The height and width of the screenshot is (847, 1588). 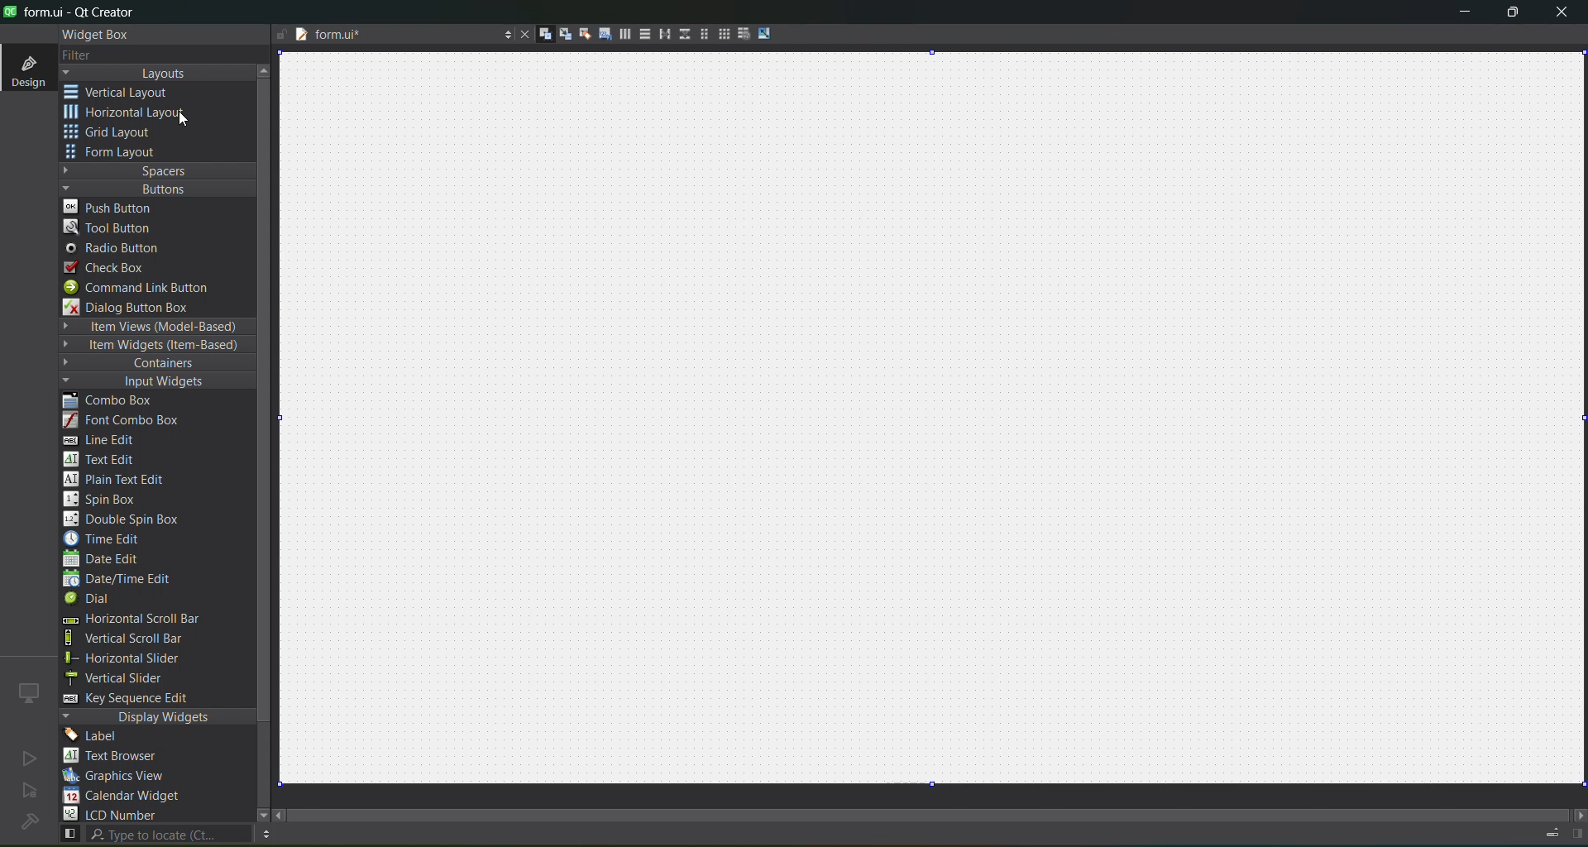 What do you see at coordinates (157, 73) in the screenshot?
I see `layouts` at bounding box center [157, 73].